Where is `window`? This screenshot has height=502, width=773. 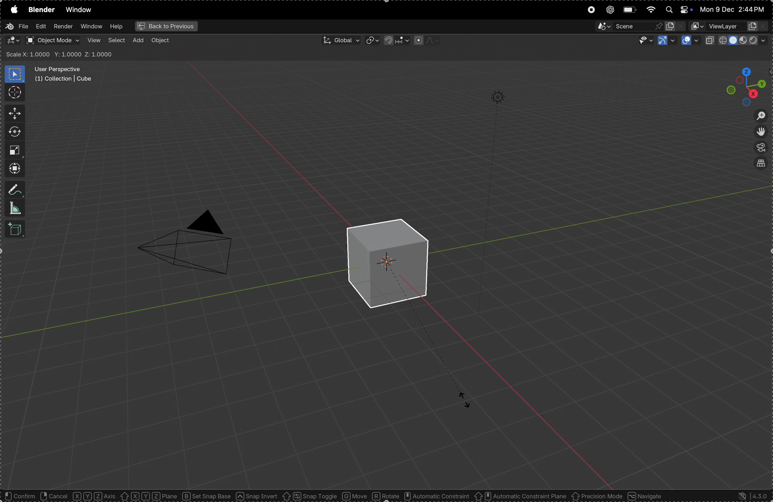
window is located at coordinates (79, 9).